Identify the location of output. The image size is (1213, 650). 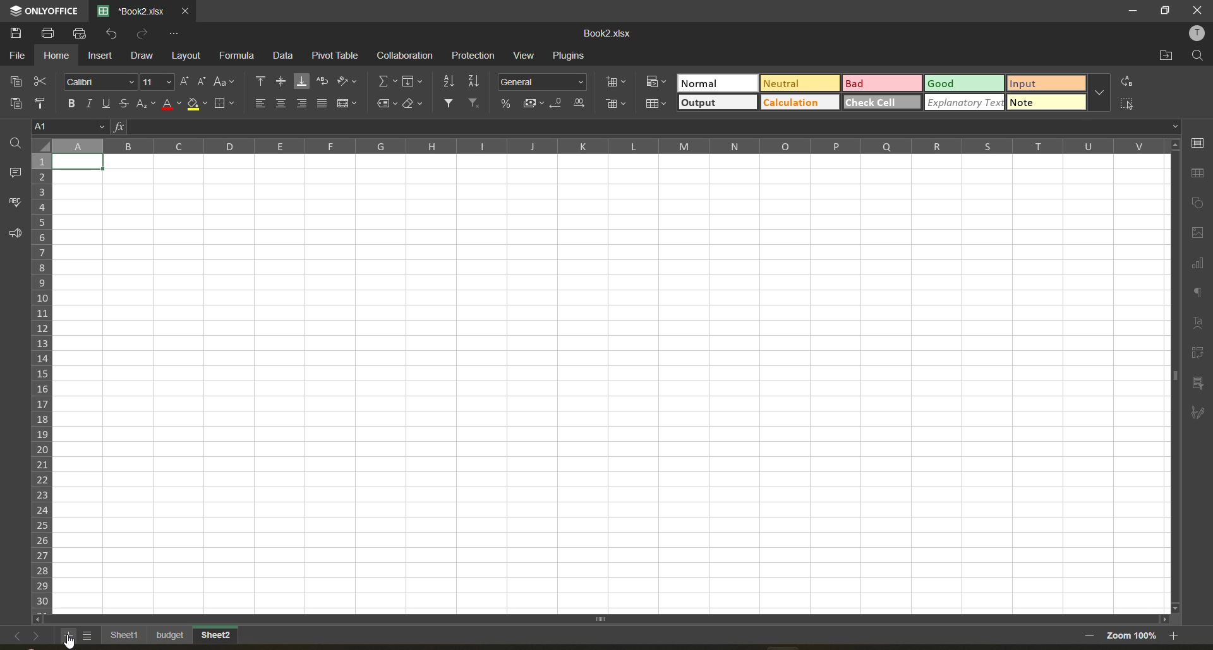
(718, 102).